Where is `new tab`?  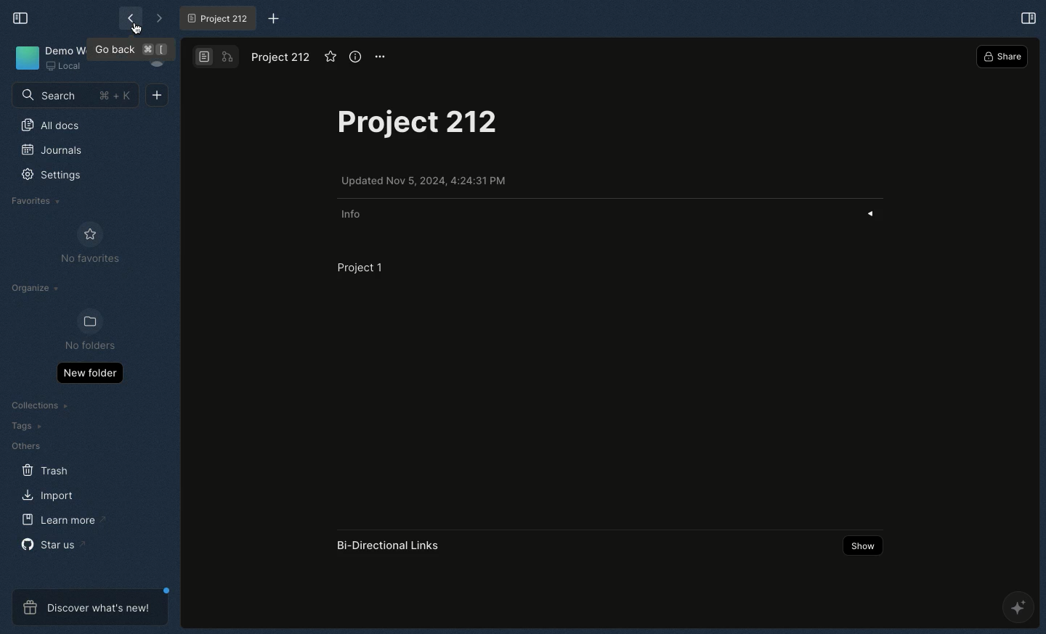 new tab is located at coordinates (268, 17).